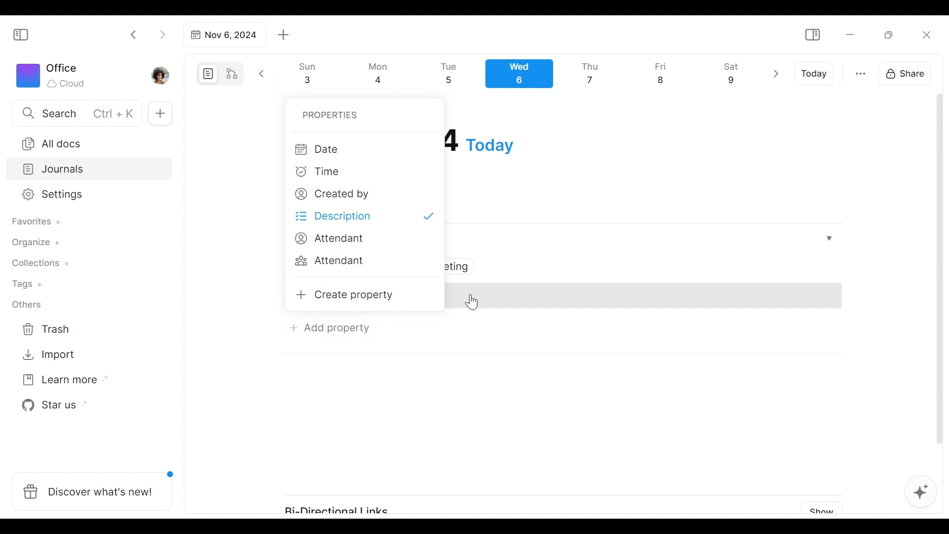  Describe the element at coordinates (47, 329) in the screenshot. I see `Trash` at that location.